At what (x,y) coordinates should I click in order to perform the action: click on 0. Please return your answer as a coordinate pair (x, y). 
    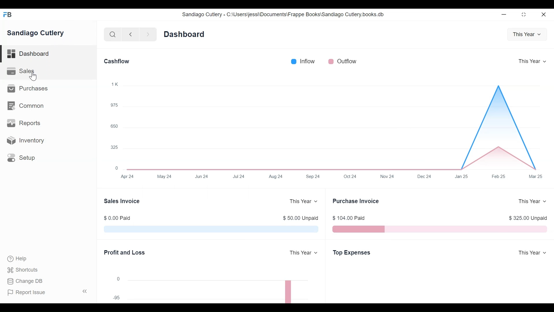
    Looking at the image, I should click on (118, 279).